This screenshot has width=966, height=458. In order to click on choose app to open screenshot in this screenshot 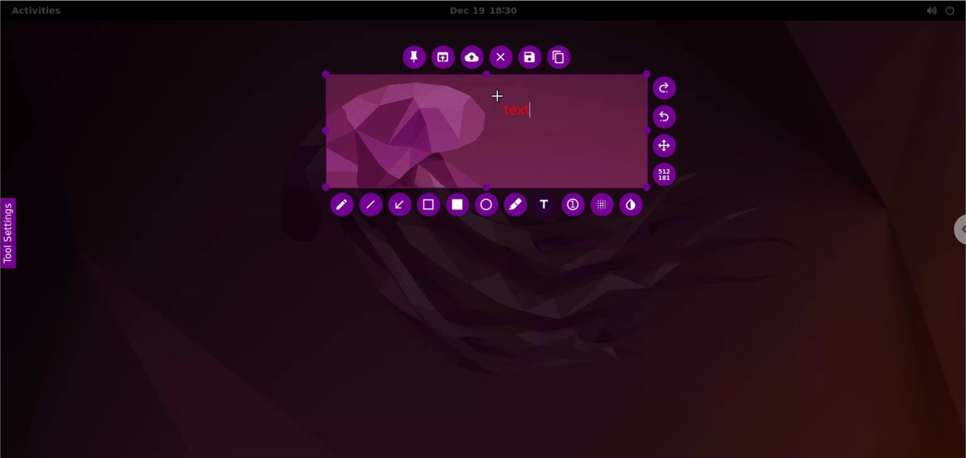, I will do `click(443, 58)`.